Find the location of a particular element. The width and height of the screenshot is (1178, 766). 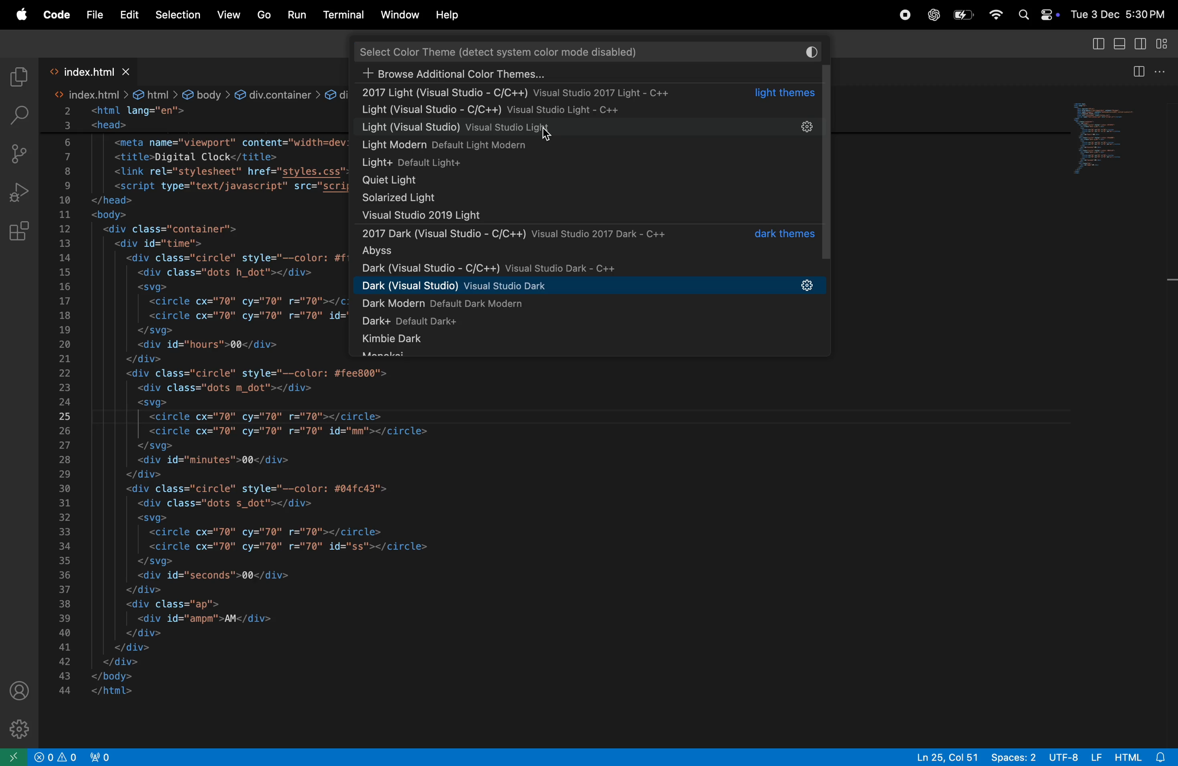

lights is located at coordinates (502, 164).